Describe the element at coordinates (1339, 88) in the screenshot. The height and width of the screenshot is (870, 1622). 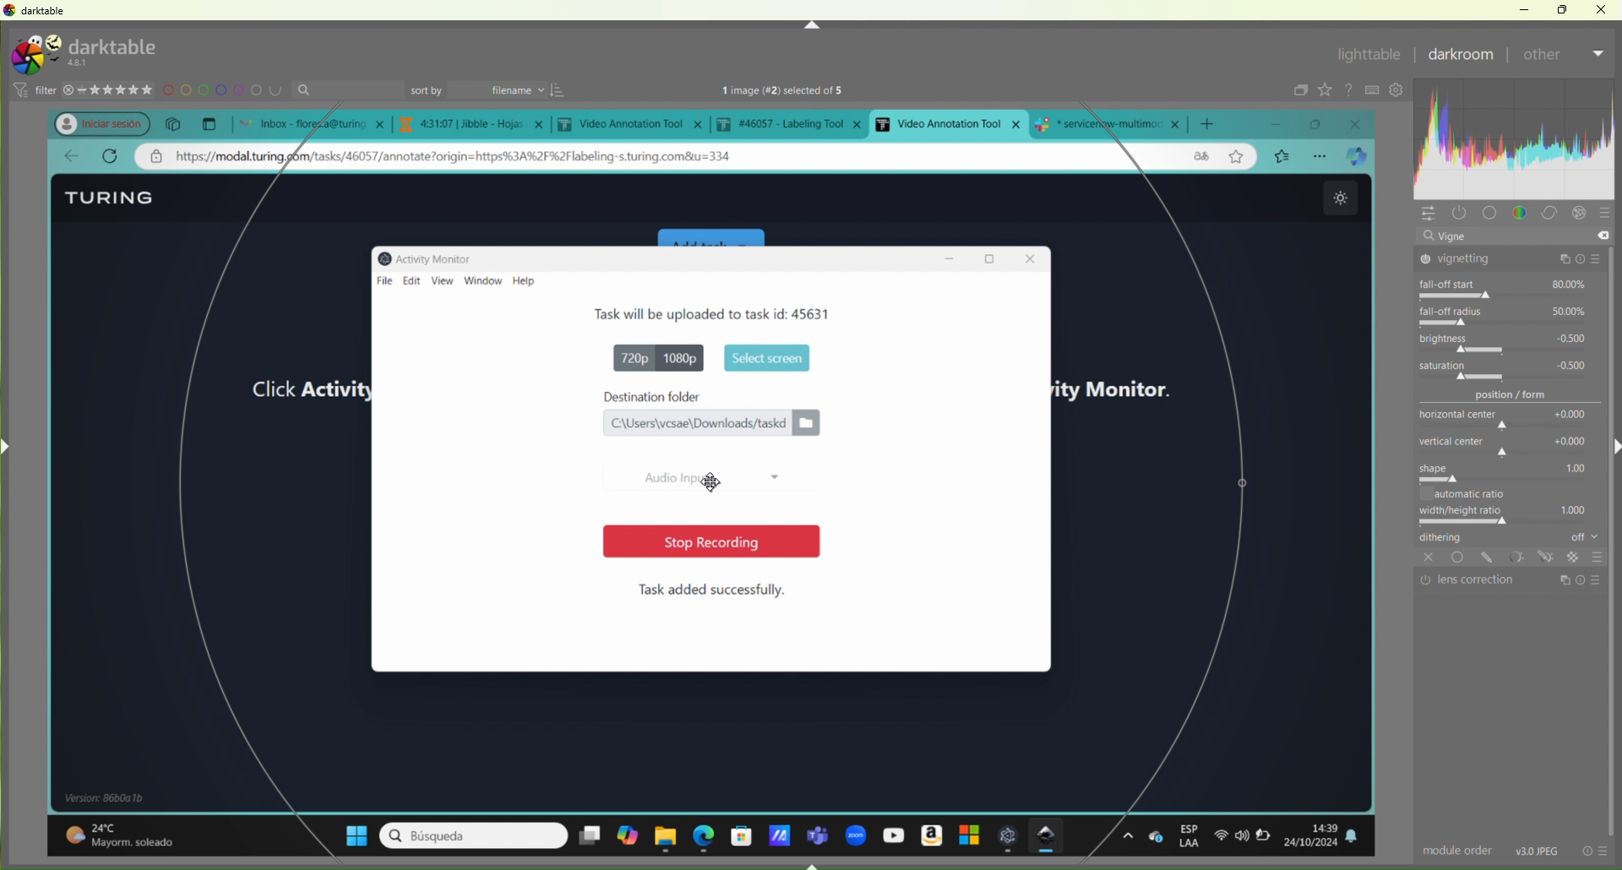
I see `` at that location.